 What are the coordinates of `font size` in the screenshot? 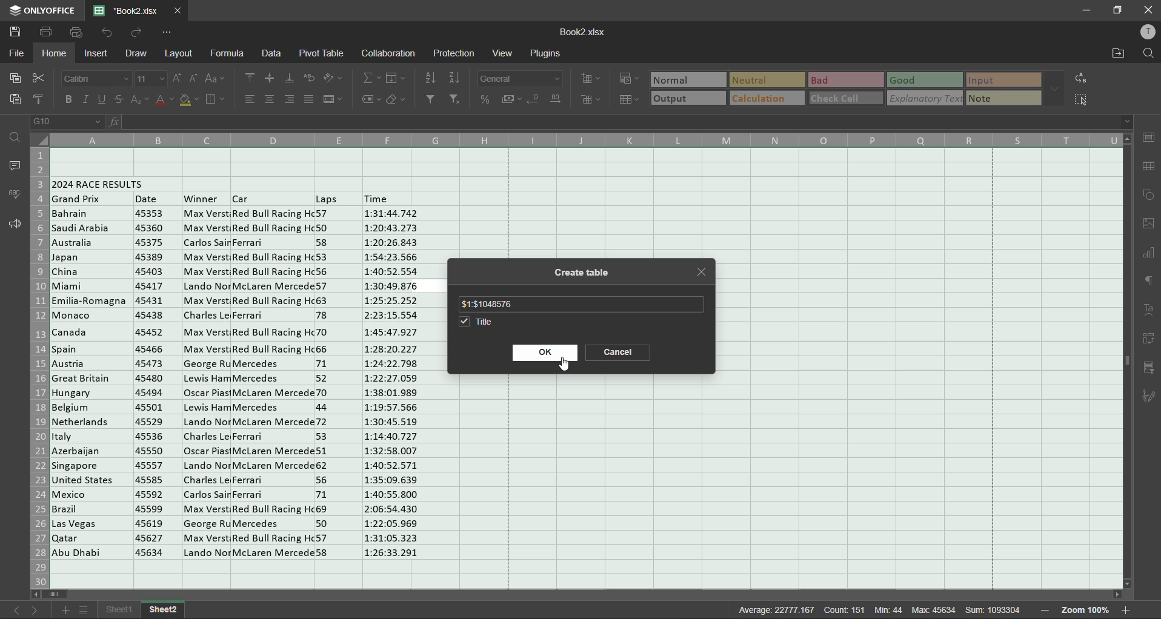 It's located at (149, 78).